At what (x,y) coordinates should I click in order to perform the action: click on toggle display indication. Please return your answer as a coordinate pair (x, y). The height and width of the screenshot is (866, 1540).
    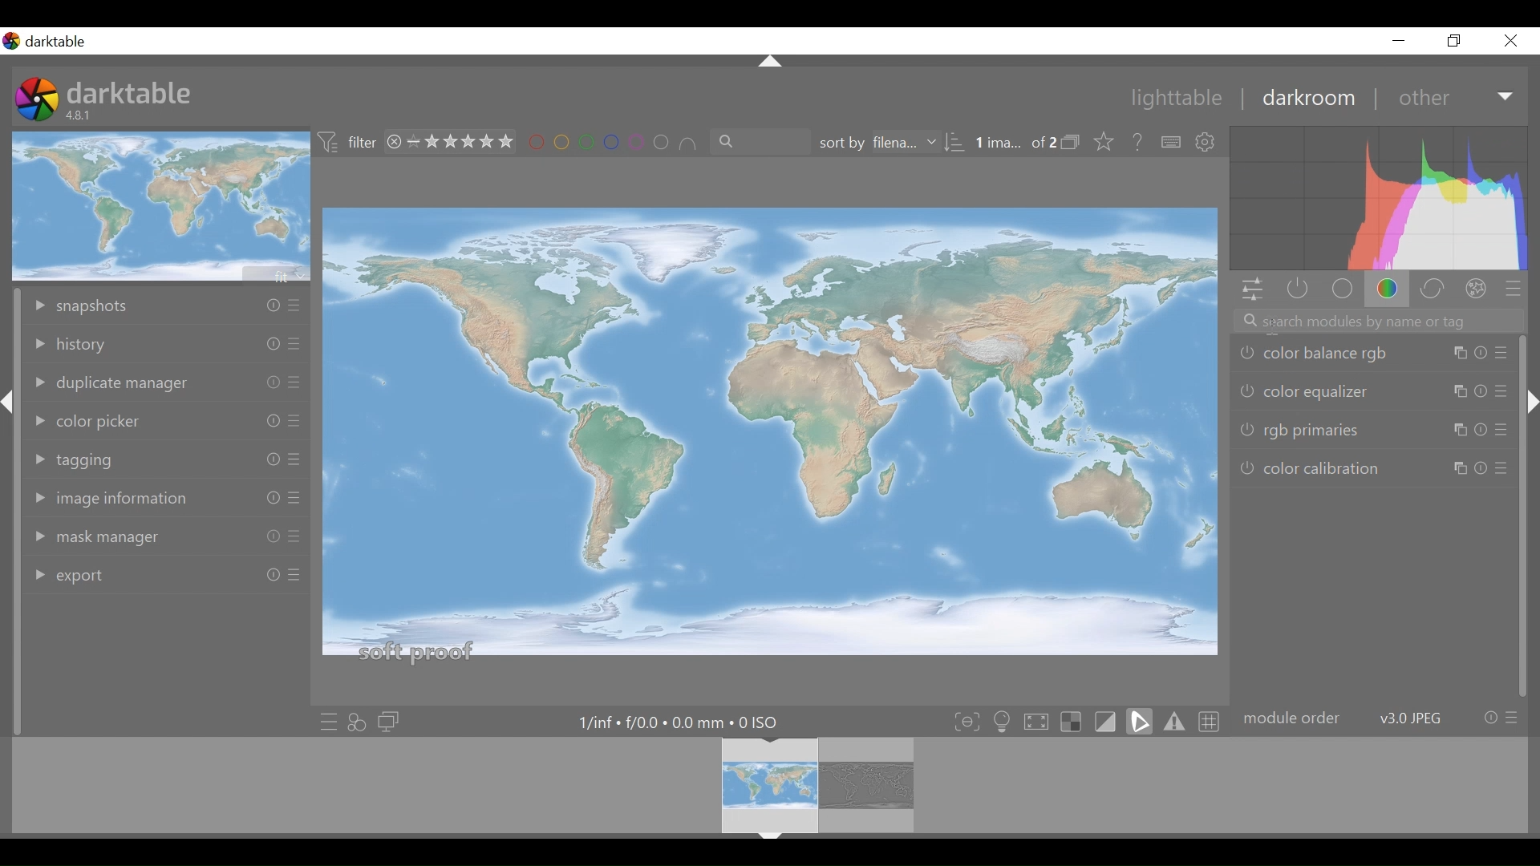
    Looking at the image, I should click on (1108, 721).